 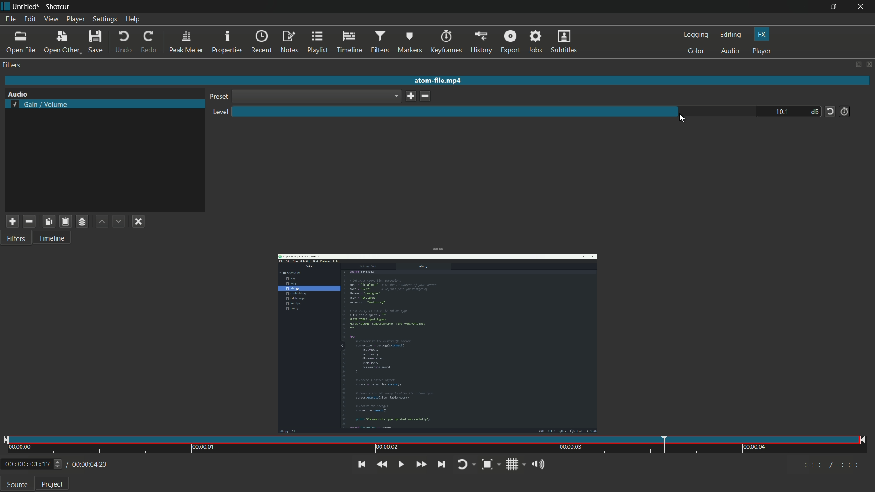 What do you see at coordinates (318, 42) in the screenshot?
I see `playlist` at bounding box center [318, 42].